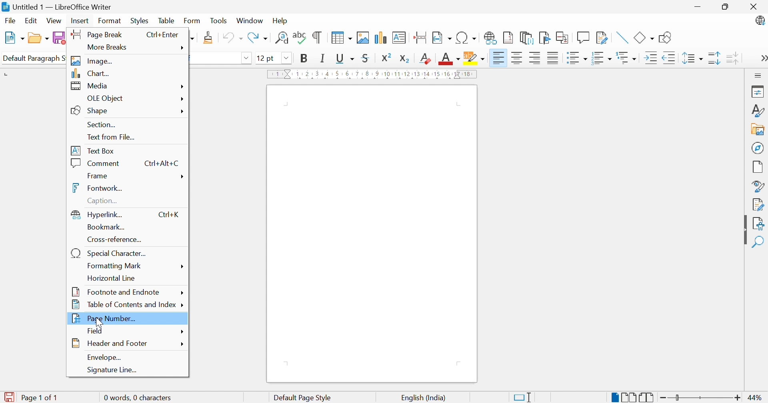  What do you see at coordinates (192, 21) in the screenshot?
I see `Form` at bounding box center [192, 21].